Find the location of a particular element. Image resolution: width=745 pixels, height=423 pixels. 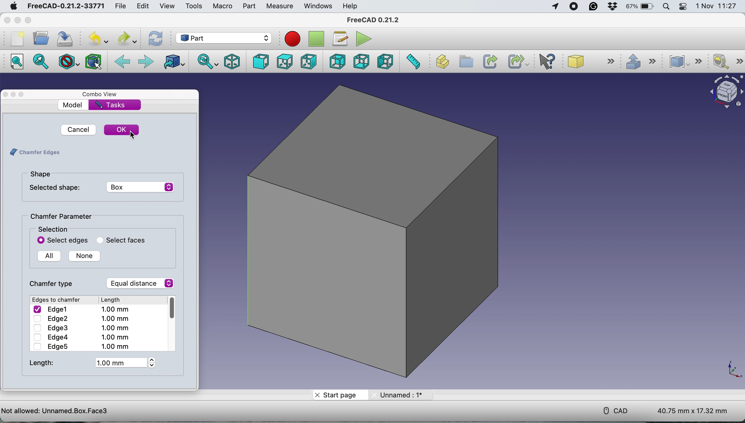

backward is located at coordinates (123, 61).